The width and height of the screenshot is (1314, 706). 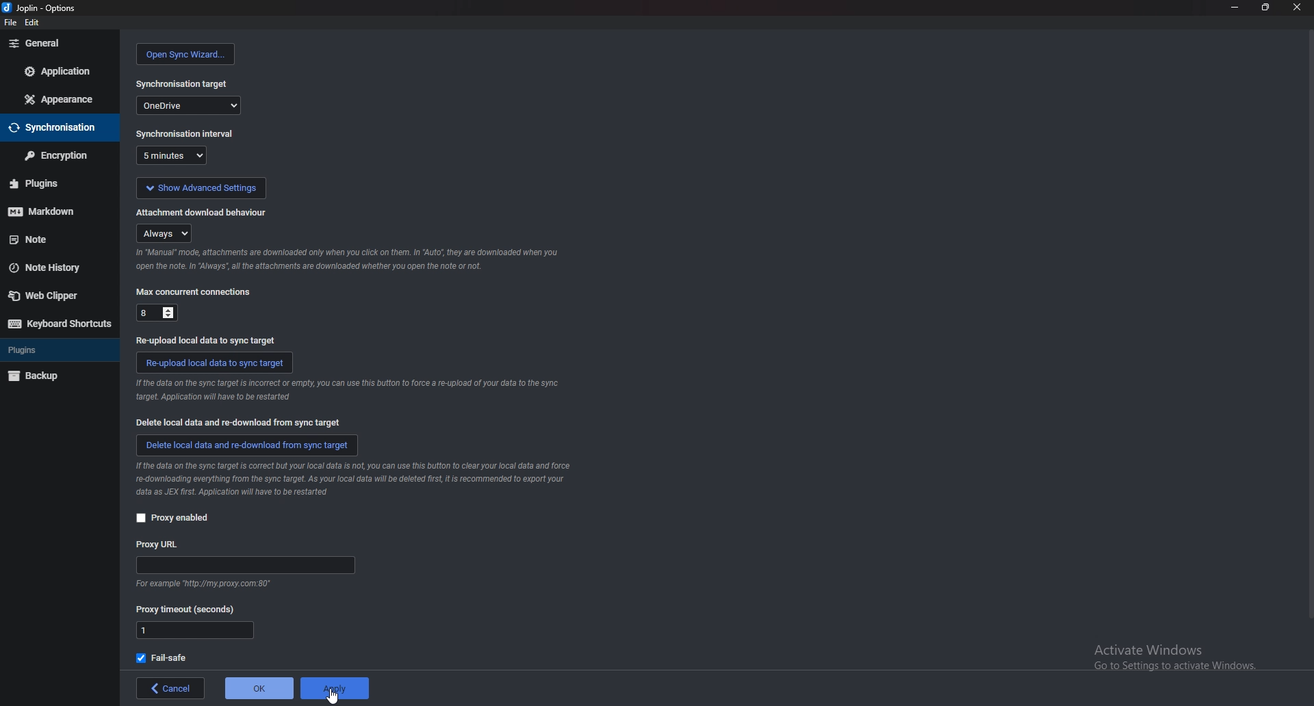 I want to click on note, so click(x=54, y=240).